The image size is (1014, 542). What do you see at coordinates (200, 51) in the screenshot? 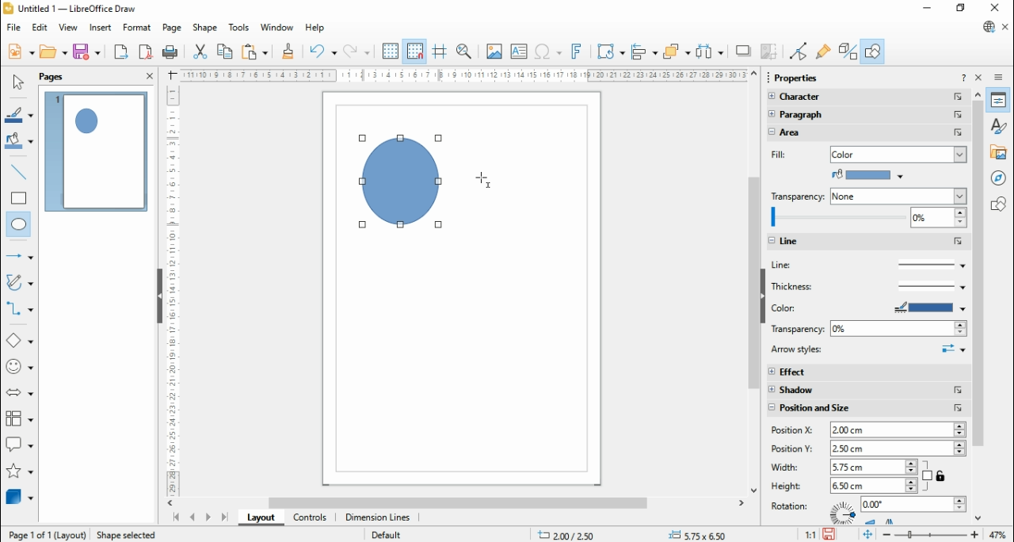
I see `cut` at bounding box center [200, 51].